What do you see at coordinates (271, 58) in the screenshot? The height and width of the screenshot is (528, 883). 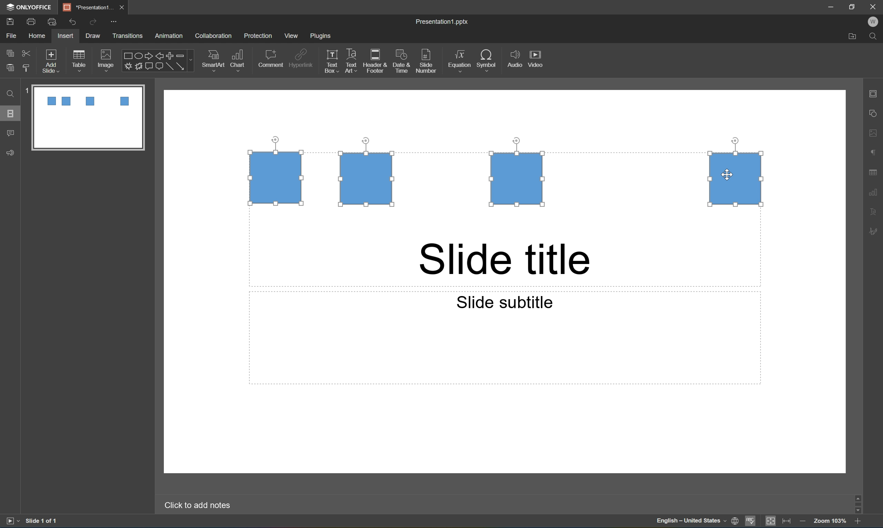 I see `comment` at bounding box center [271, 58].